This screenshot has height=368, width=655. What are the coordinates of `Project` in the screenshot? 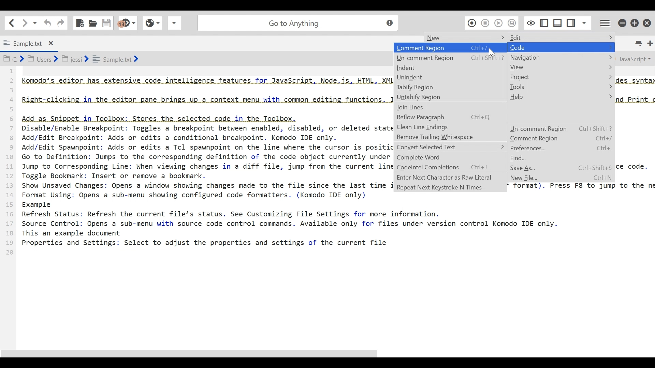 It's located at (561, 76).